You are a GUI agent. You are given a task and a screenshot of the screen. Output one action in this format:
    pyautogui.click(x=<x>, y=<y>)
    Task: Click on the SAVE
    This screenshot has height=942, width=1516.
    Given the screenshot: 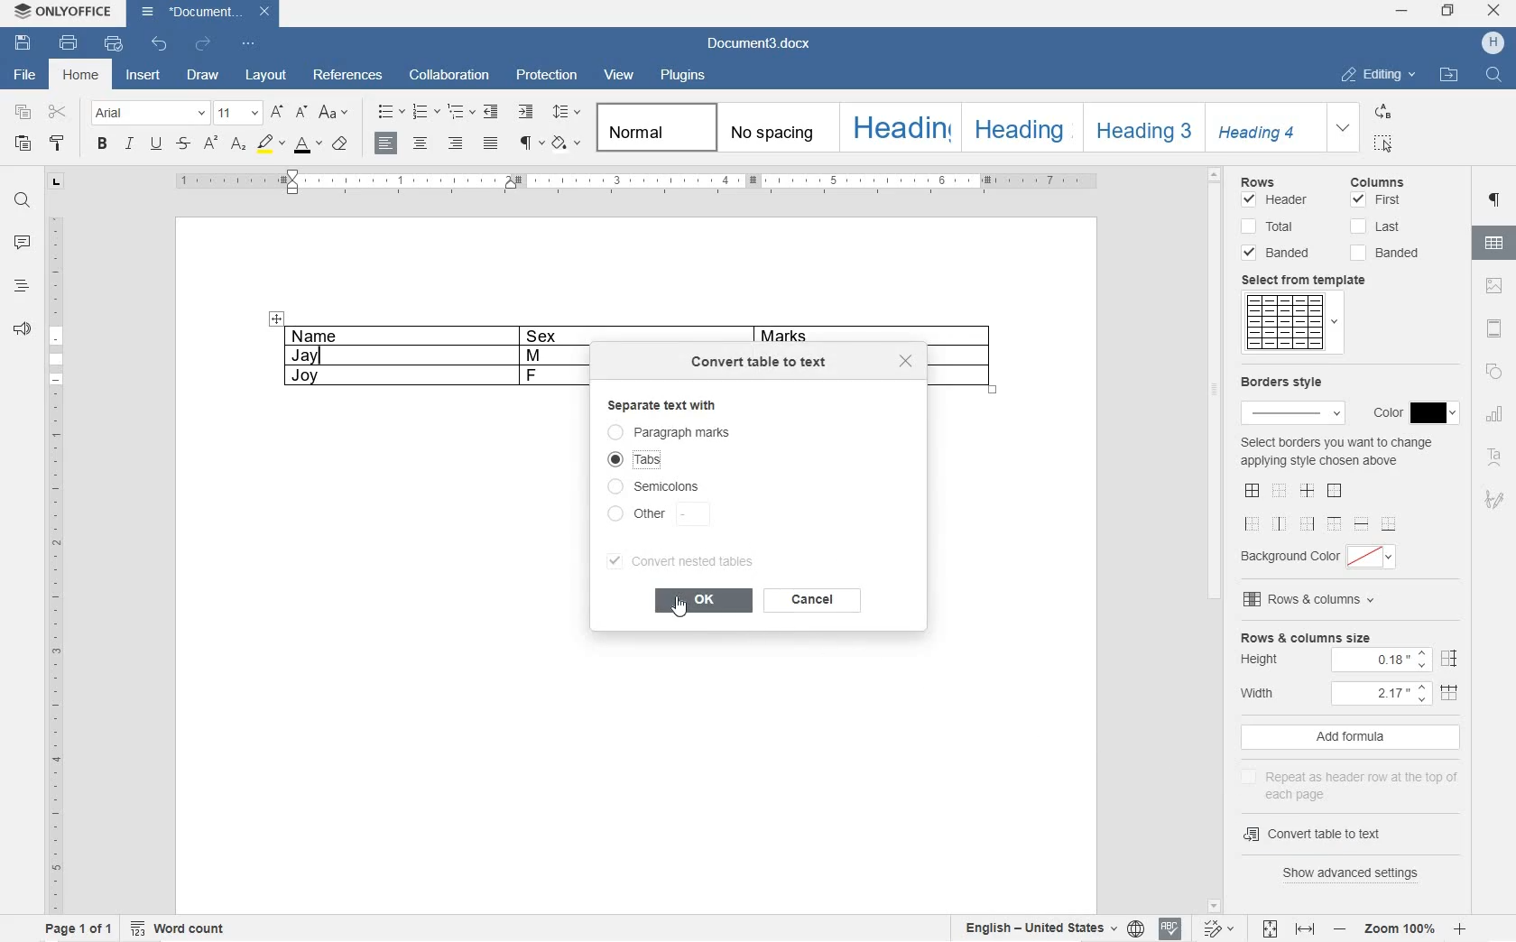 What is the action you would take?
    pyautogui.click(x=23, y=43)
    